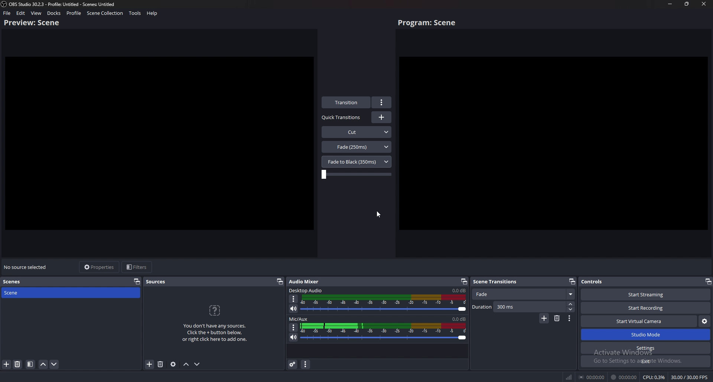 This screenshot has height=382, width=713. Describe the element at coordinates (26, 267) in the screenshot. I see `no source selected` at that location.